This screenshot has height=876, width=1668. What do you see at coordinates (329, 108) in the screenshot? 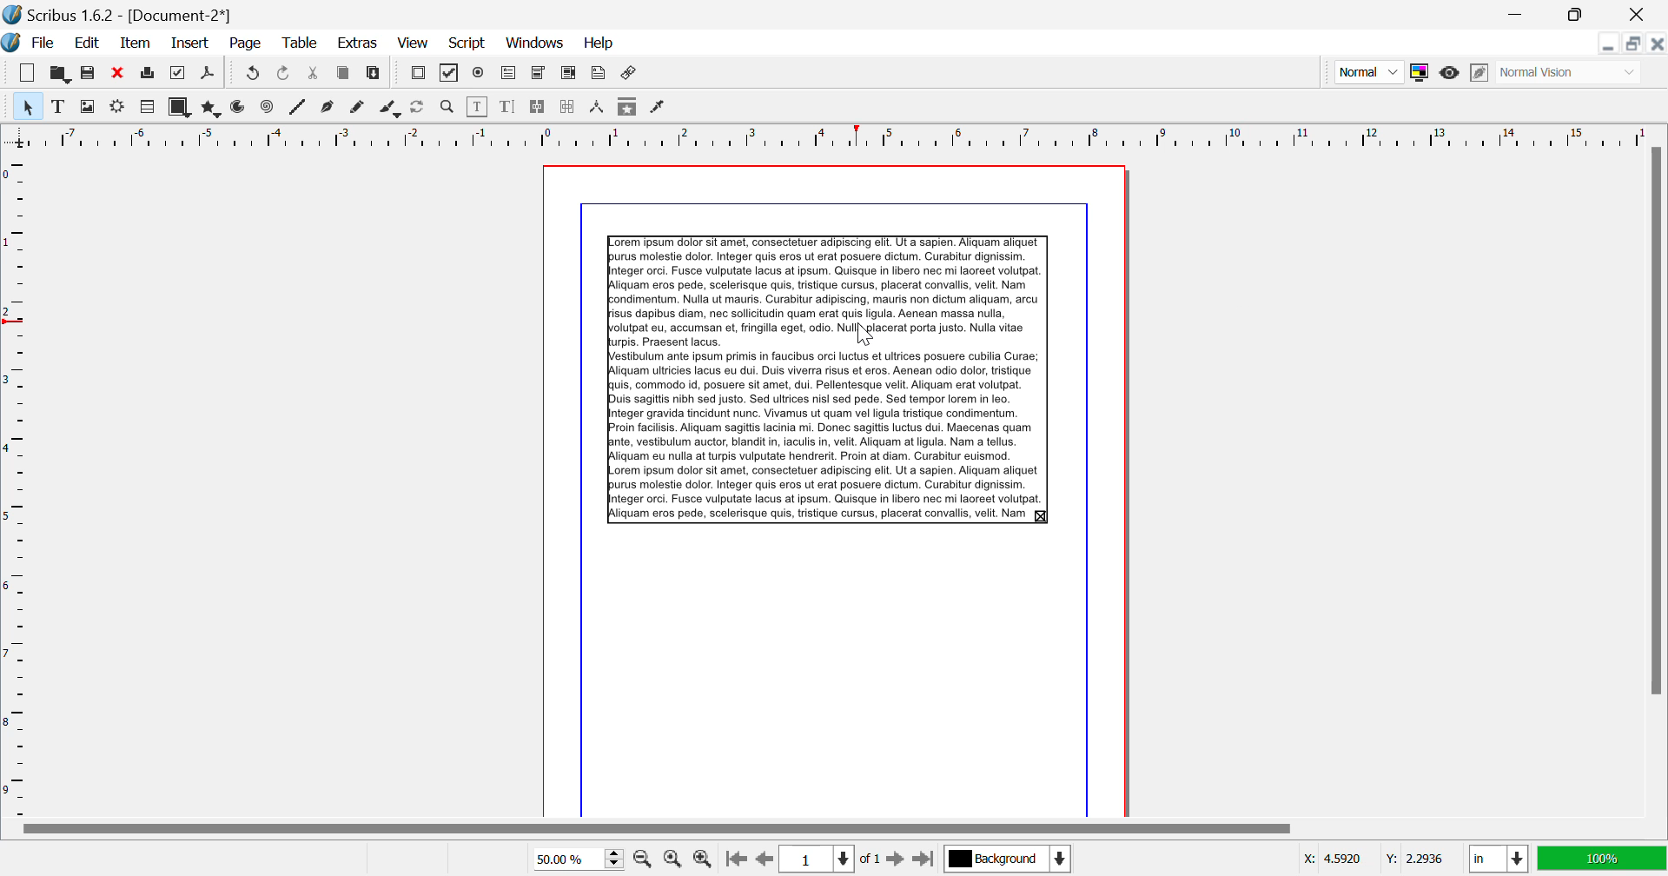
I see `Bezier Curve` at bounding box center [329, 108].